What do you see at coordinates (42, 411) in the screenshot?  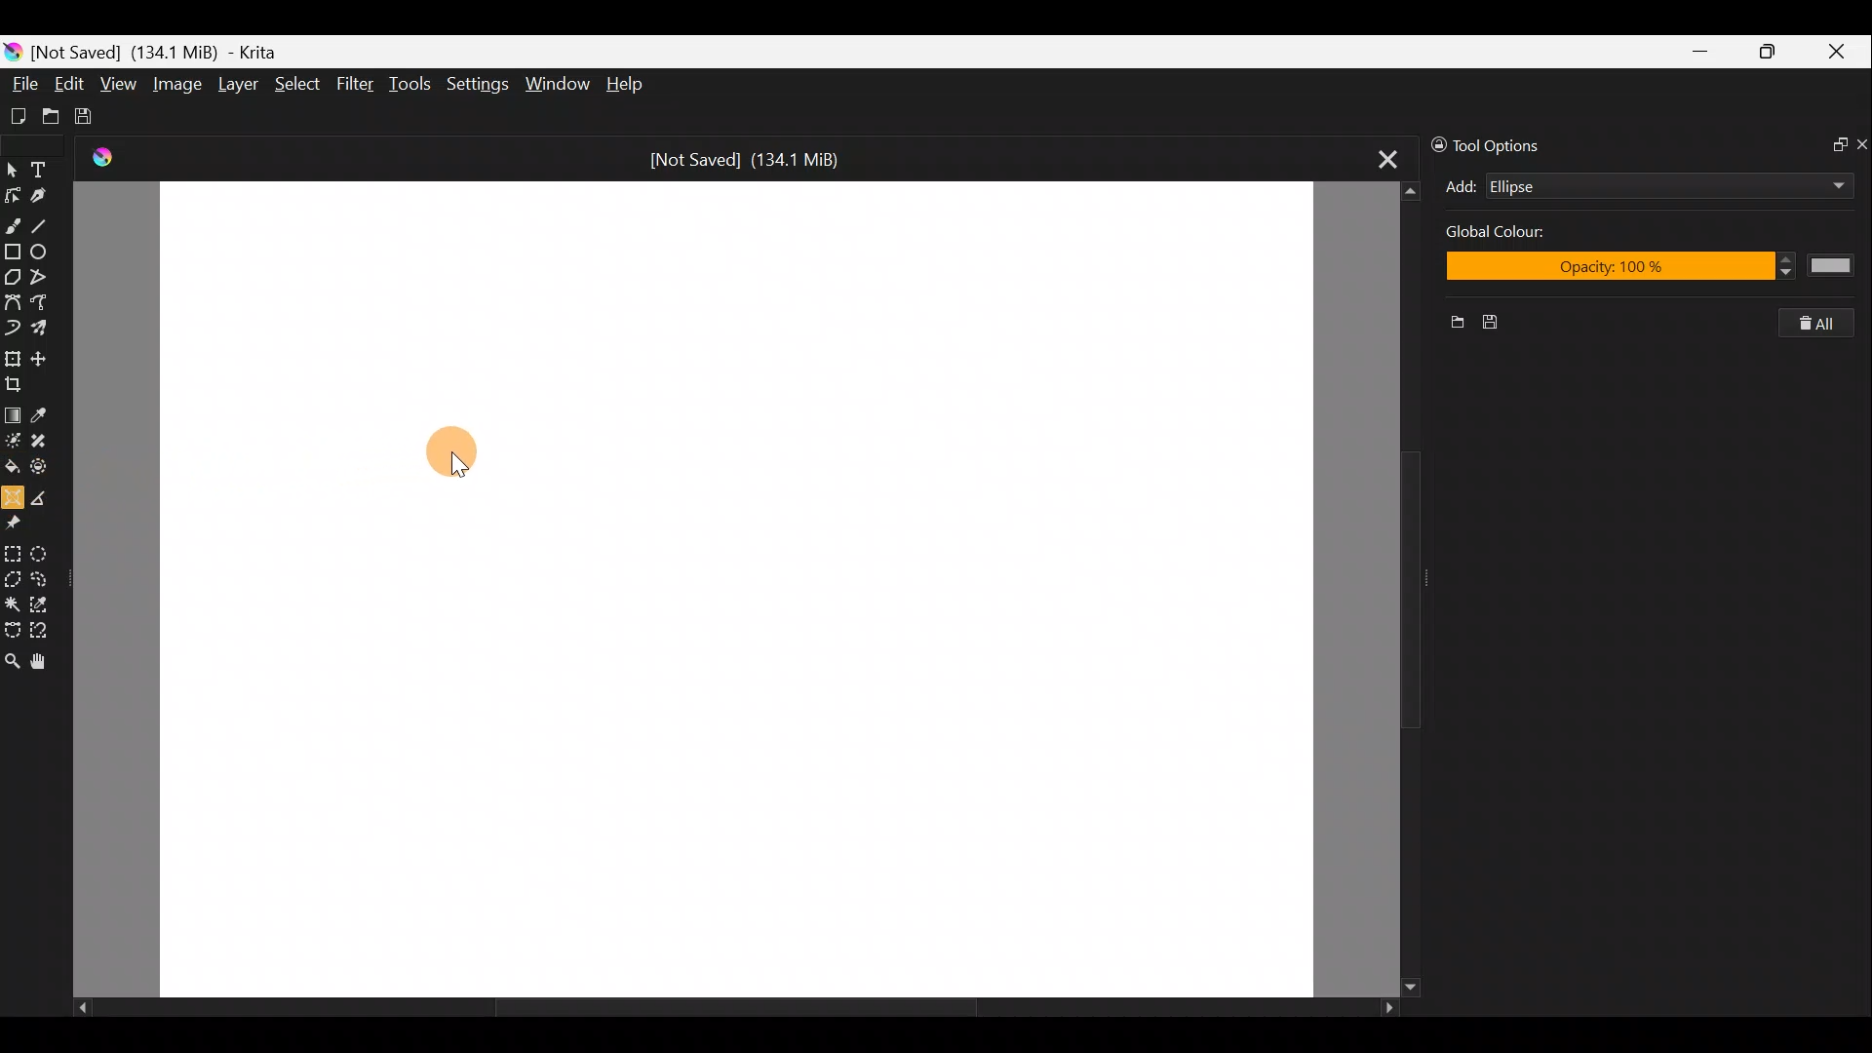 I see `Sample a colour from image/current layer` at bounding box center [42, 411].